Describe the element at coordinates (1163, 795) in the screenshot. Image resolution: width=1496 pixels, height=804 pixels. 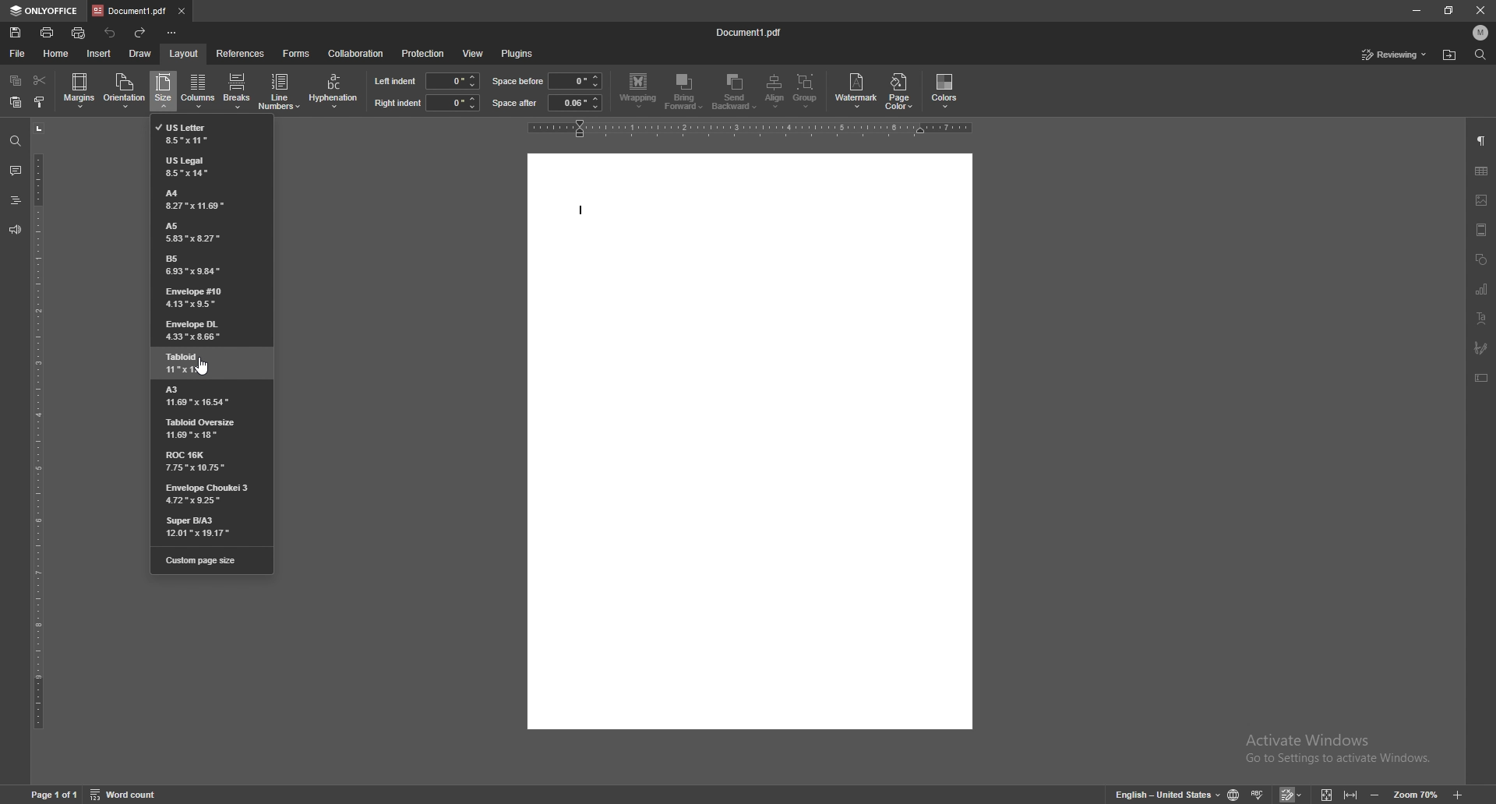
I see `English - United states` at that location.